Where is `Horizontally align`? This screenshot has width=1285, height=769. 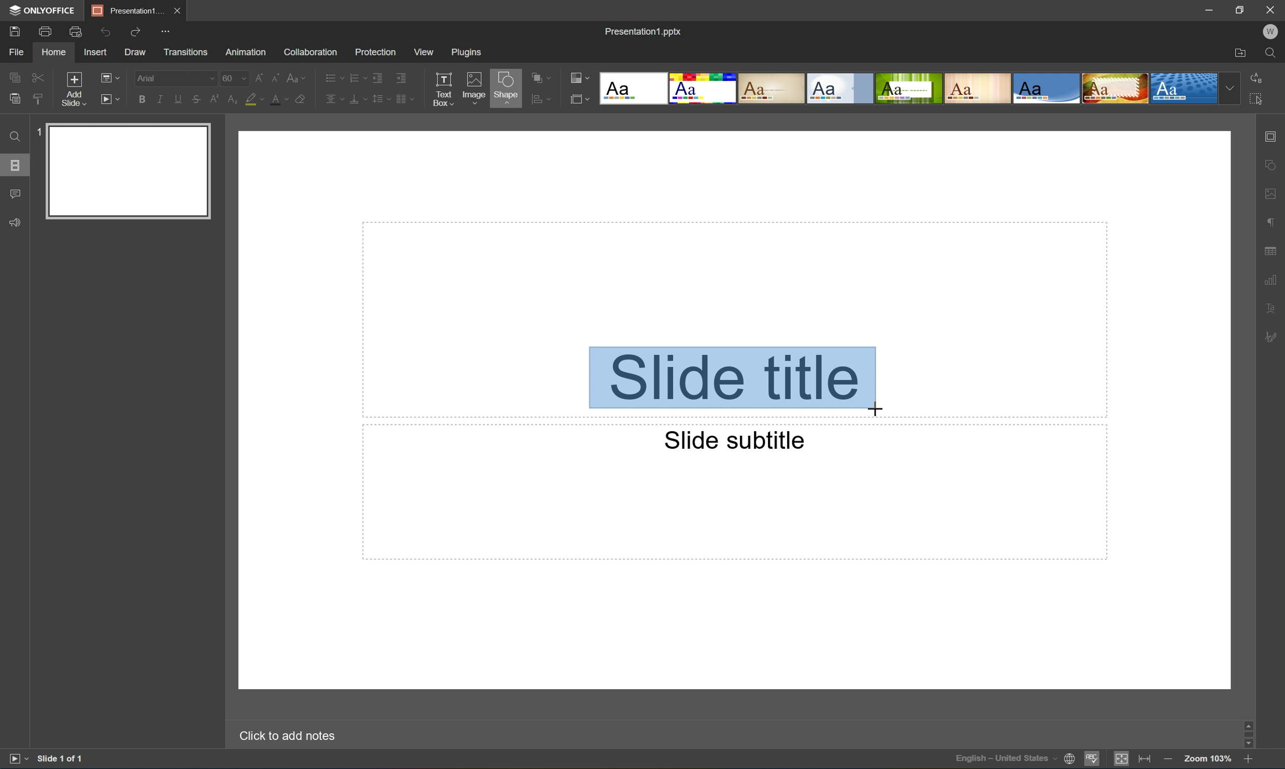
Horizontally align is located at coordinates (333, 98).